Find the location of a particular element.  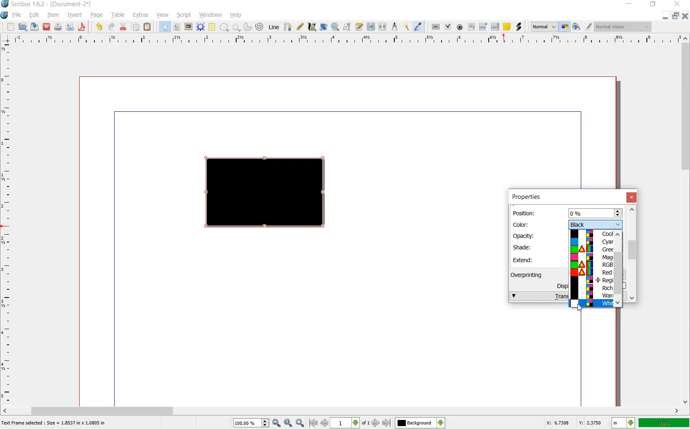

unlink text frame is located at coordinates (383, 27).